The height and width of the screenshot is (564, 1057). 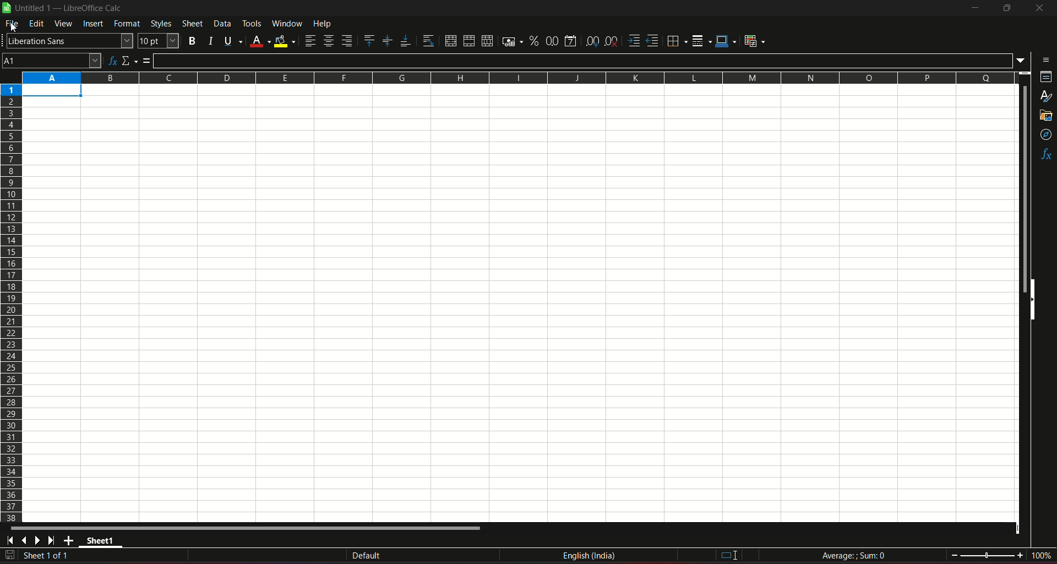 I want to click on rows, so click(x=11, y=303).